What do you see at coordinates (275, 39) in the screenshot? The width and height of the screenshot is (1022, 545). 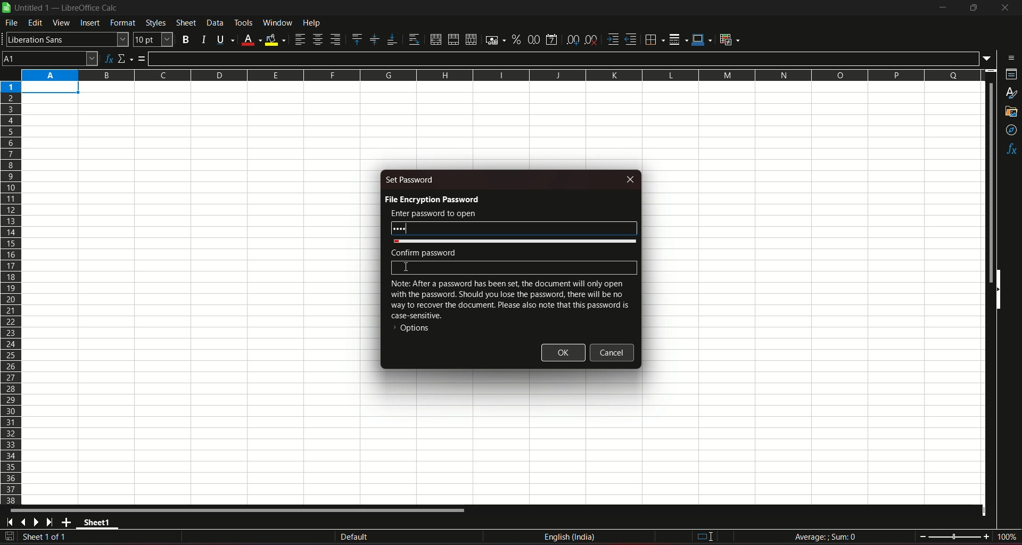 I see `background color` at bounding box center [275, 39].